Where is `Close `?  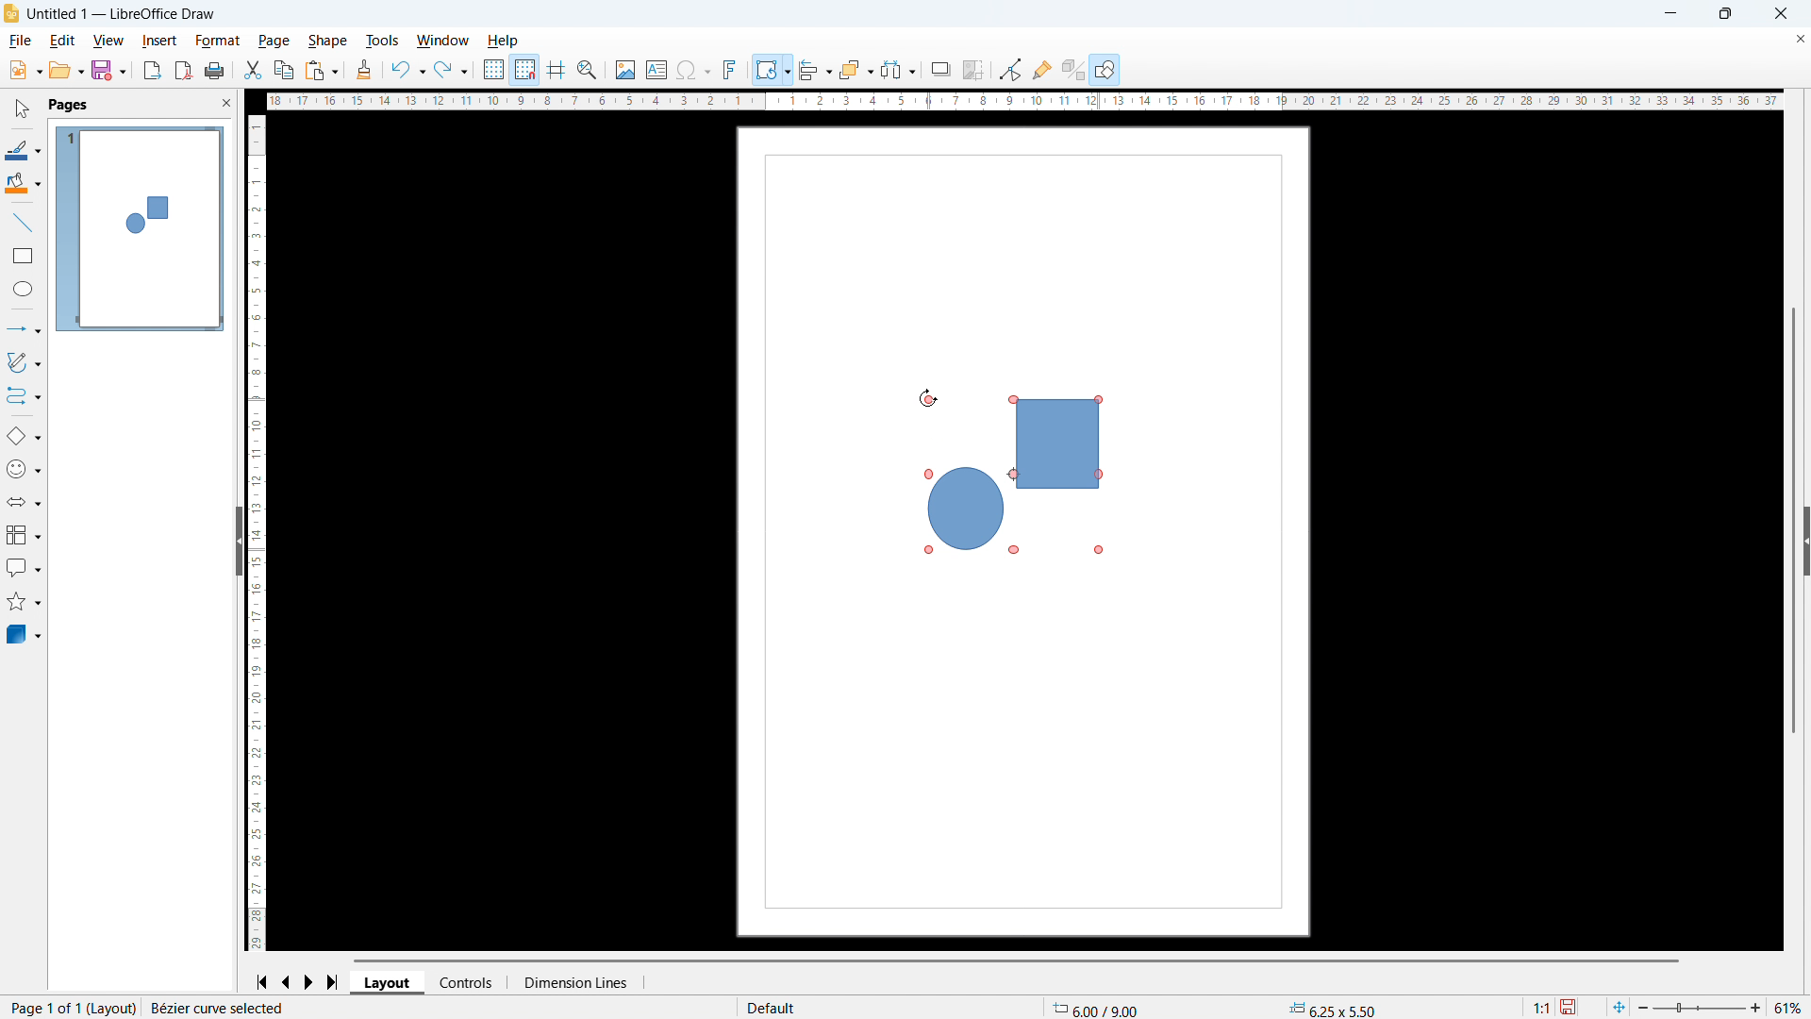
Close  is located at coordinates (1781, 14).